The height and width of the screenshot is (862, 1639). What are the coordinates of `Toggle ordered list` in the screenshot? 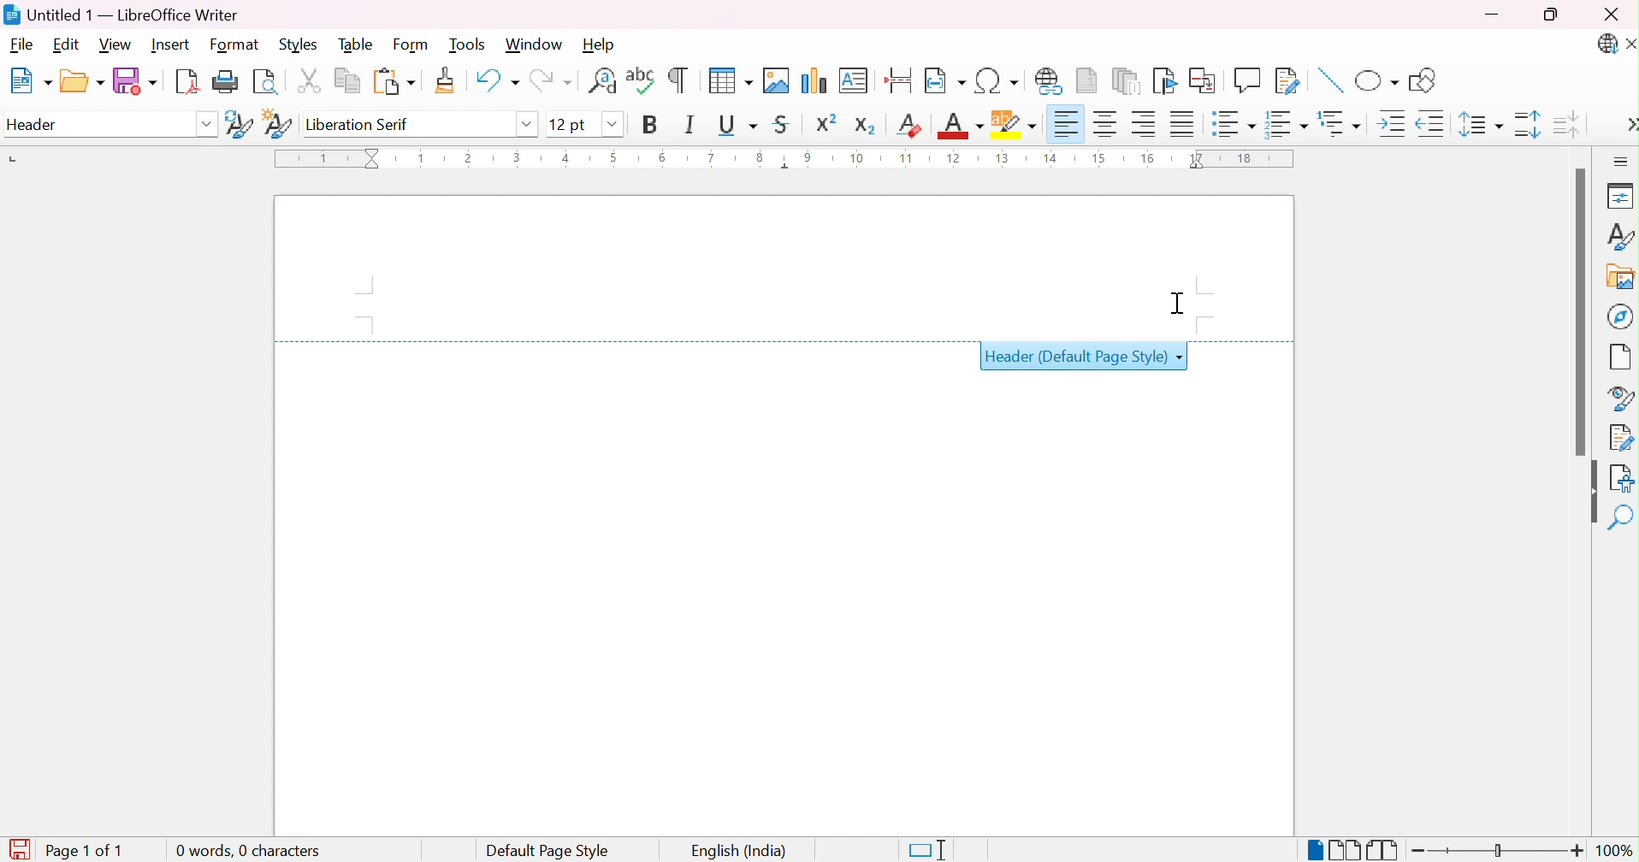 It's located at (1290, 127).